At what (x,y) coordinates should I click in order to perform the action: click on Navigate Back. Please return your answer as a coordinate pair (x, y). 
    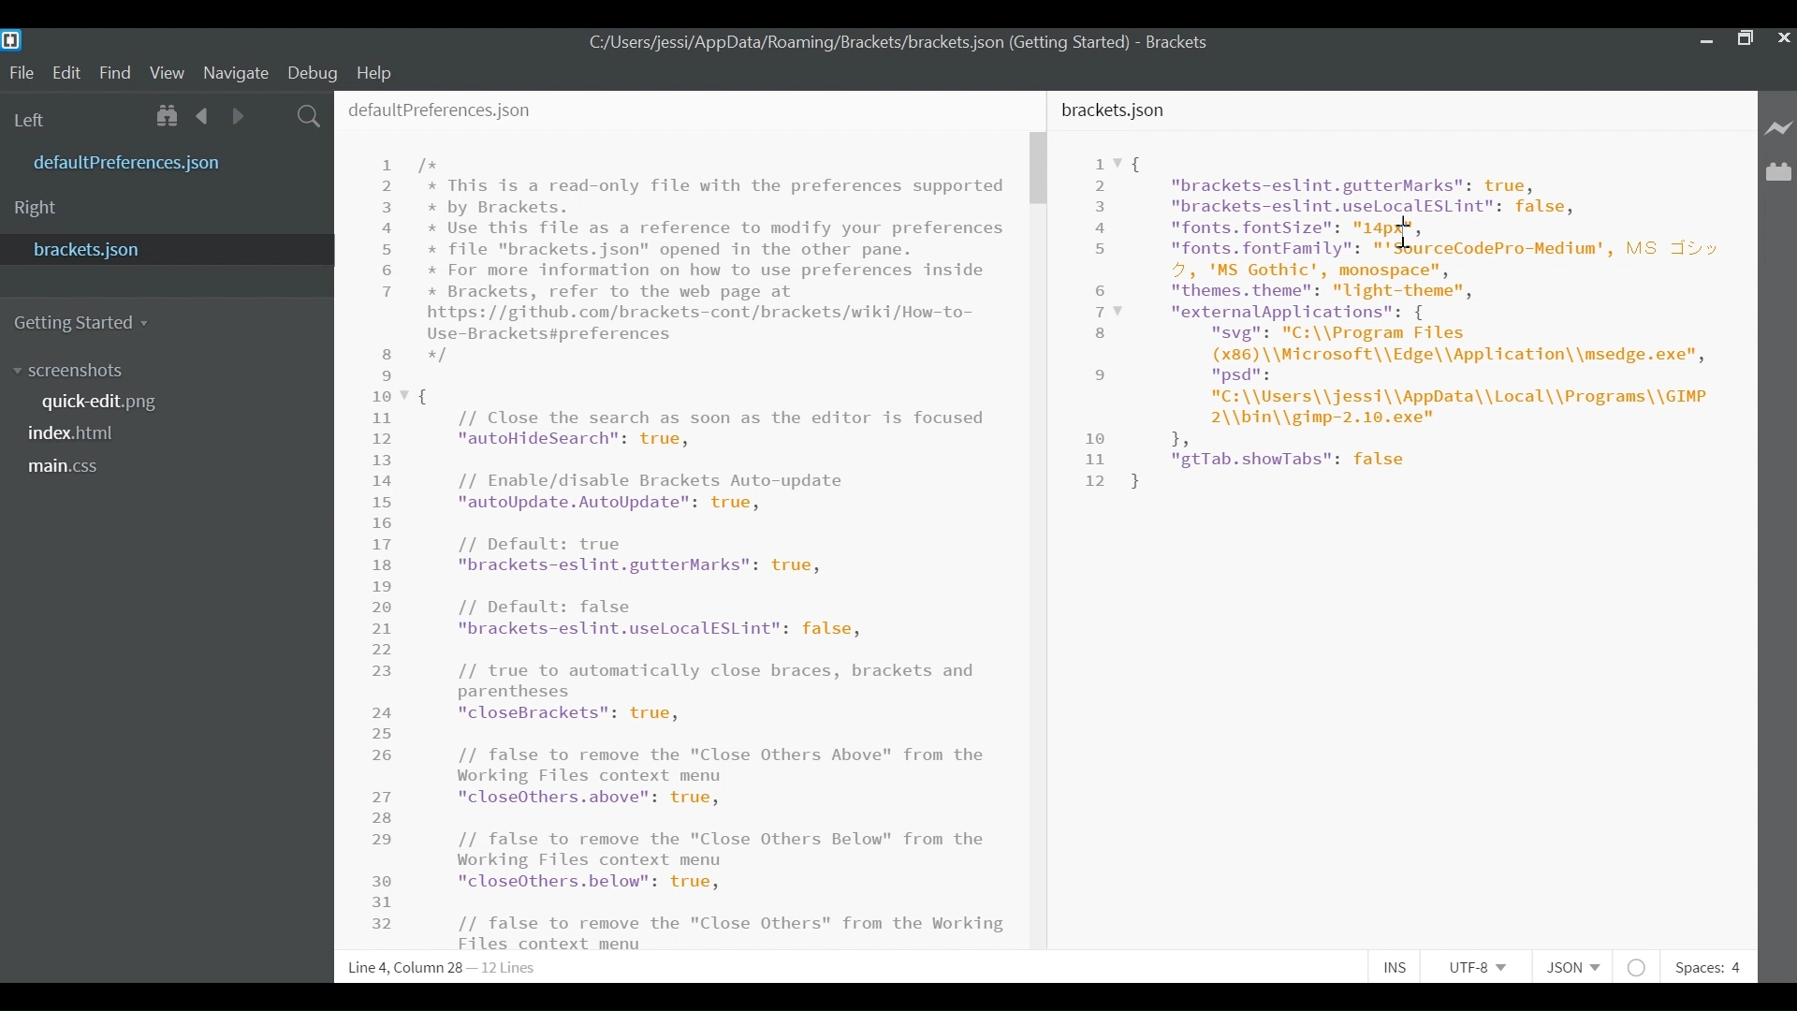
    Looking at the image, I should click on (204, 116).